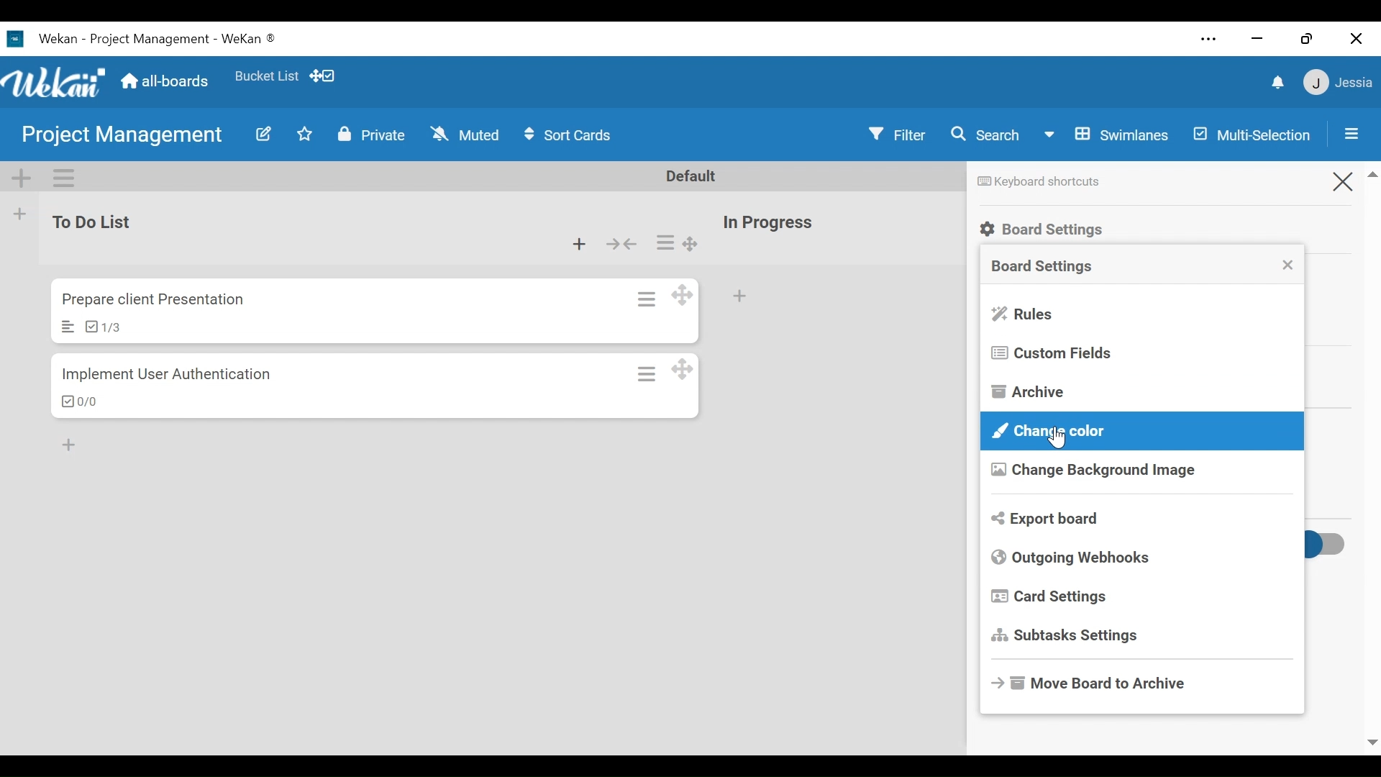 The height and width of the screenshot is (777, 1381). I want to click on Subtasks Settings, so click(1068, 636).